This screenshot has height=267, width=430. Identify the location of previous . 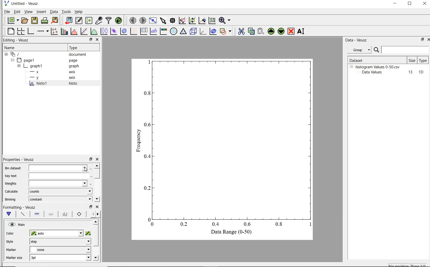
(92, 214).